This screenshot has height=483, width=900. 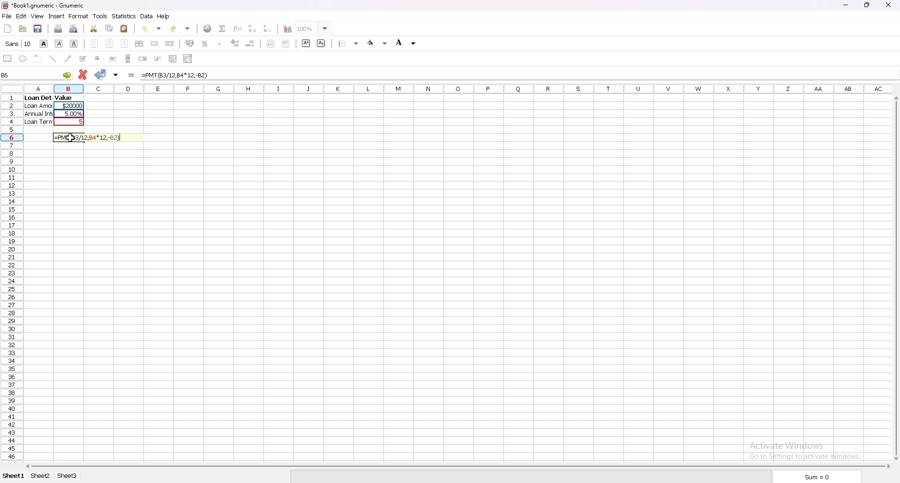 I want to click on list, so click(x=172, y=59).